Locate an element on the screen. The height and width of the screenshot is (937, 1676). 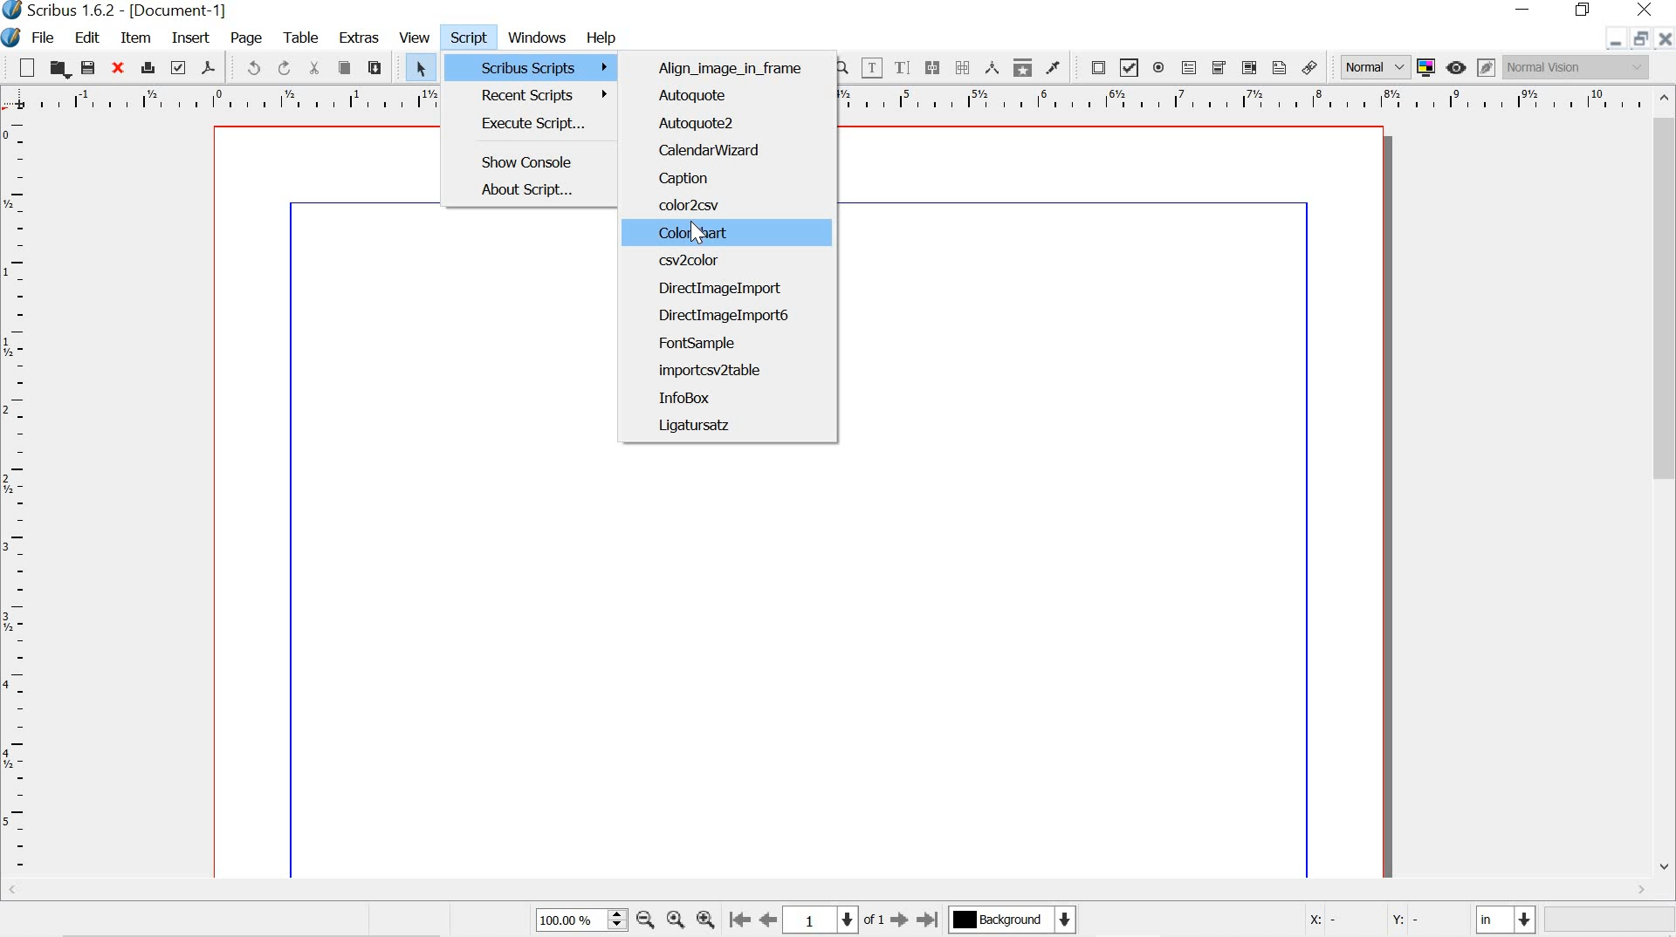
edit is located at coordinates (86, 37).